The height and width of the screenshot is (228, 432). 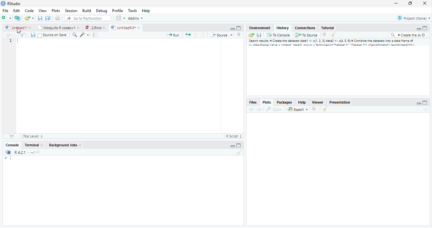 I want to click on Connections, so click(x=305, y=28).